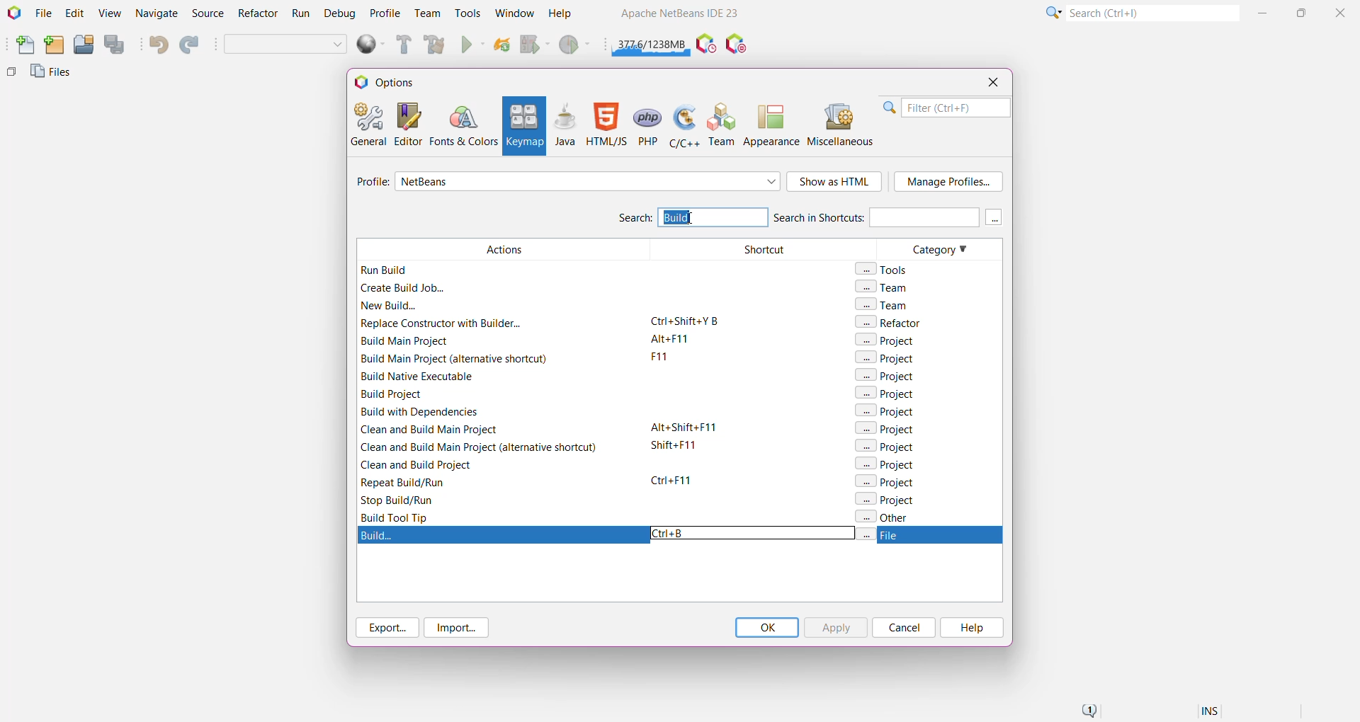  What do you see at coordinates (259, 15) in the screenshot?
I see `Refactor` at bounding box center [259, 15].